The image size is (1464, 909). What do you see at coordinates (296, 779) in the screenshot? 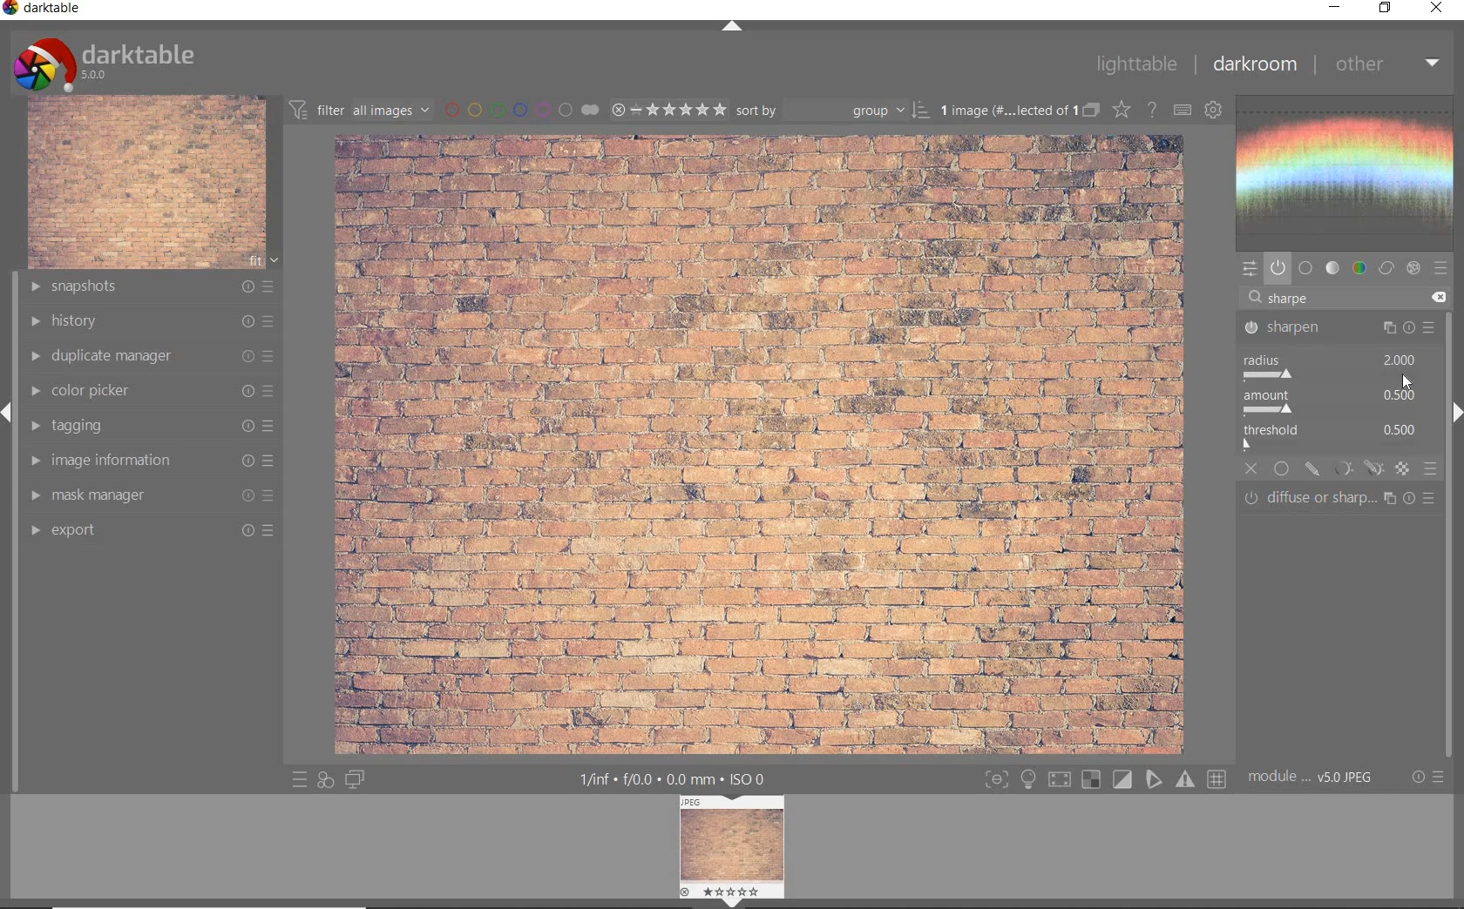
I see `quick access to preset` at bounding box center [296, 779].